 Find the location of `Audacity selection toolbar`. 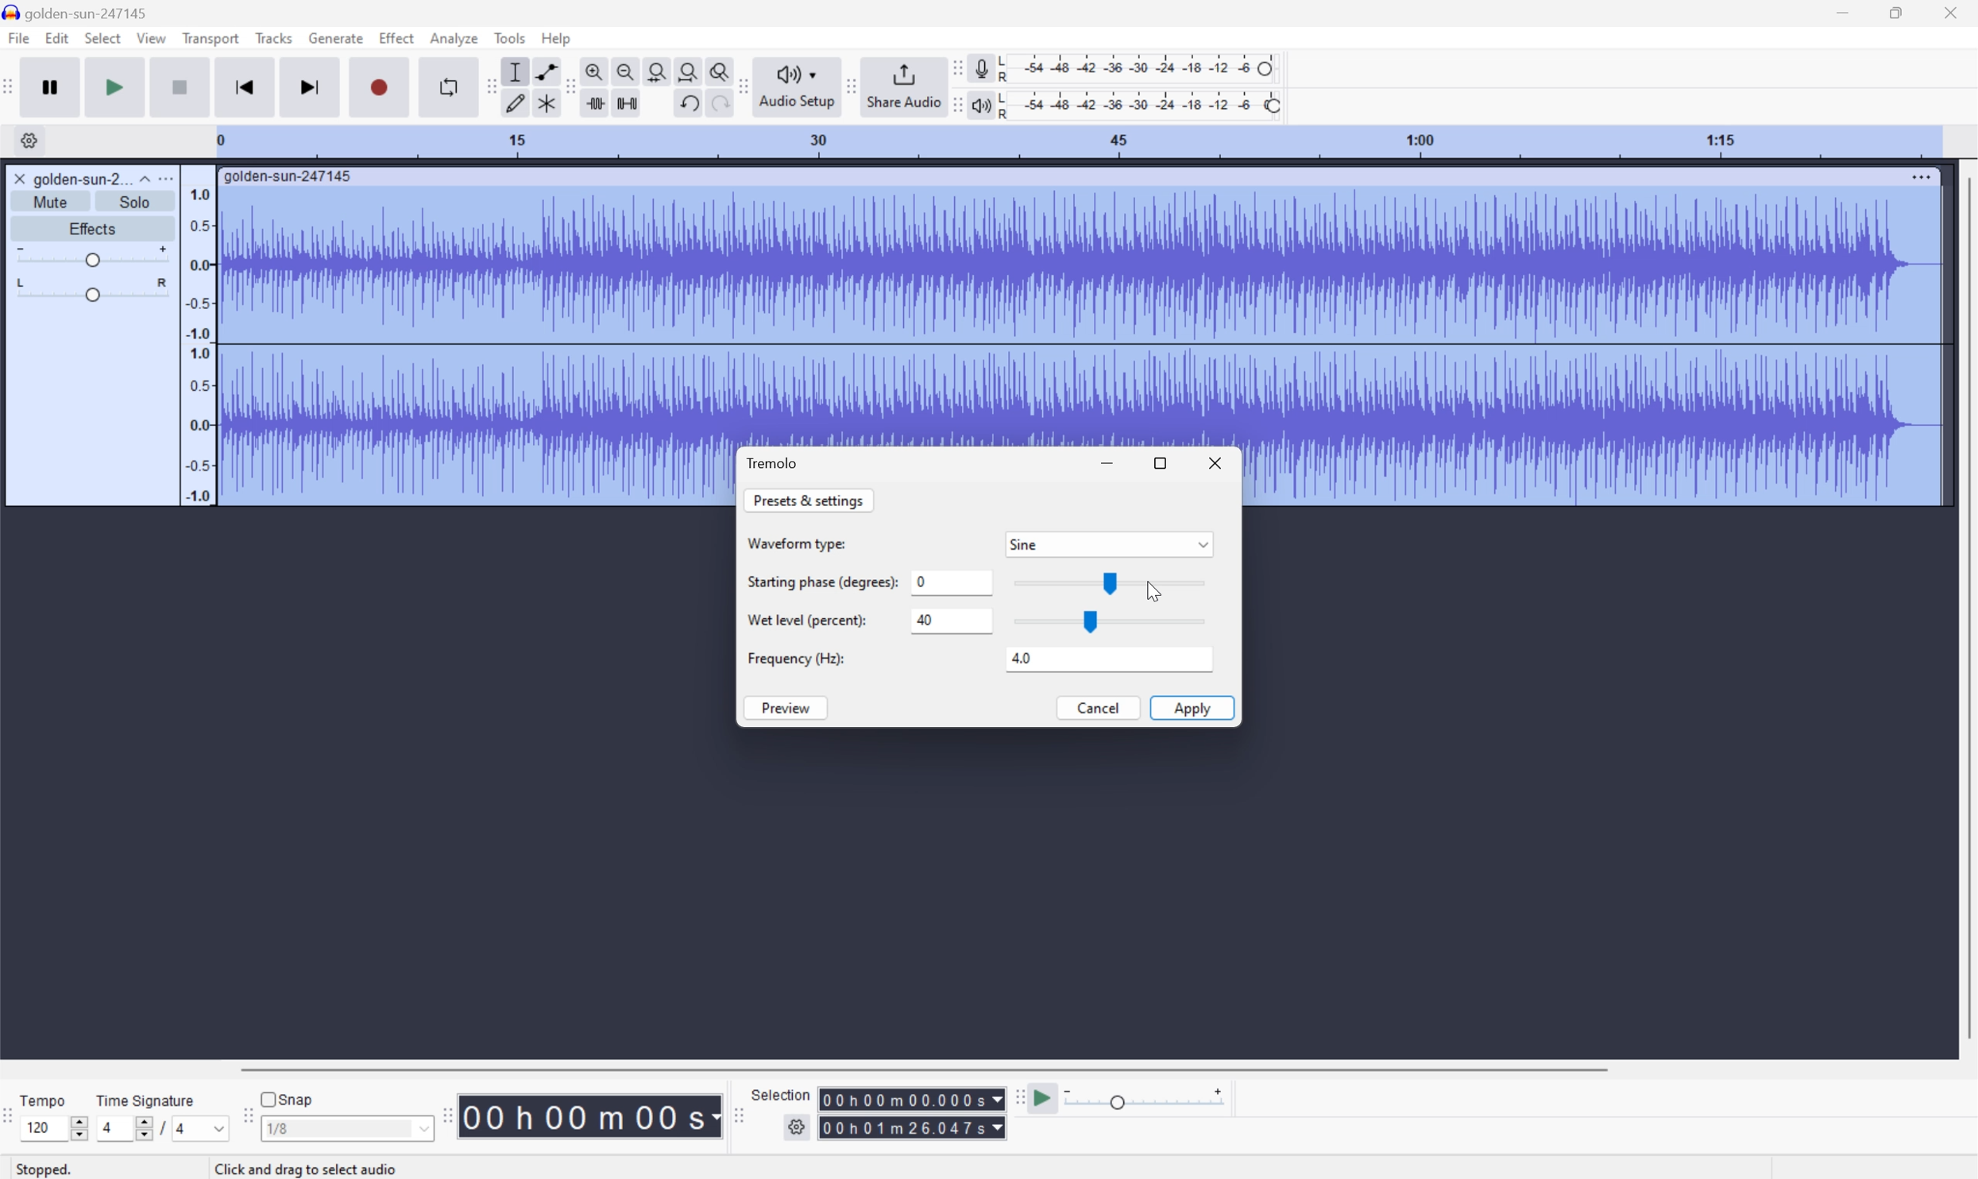

Audacity selection toolbar is located at coordinates (738, 1119).